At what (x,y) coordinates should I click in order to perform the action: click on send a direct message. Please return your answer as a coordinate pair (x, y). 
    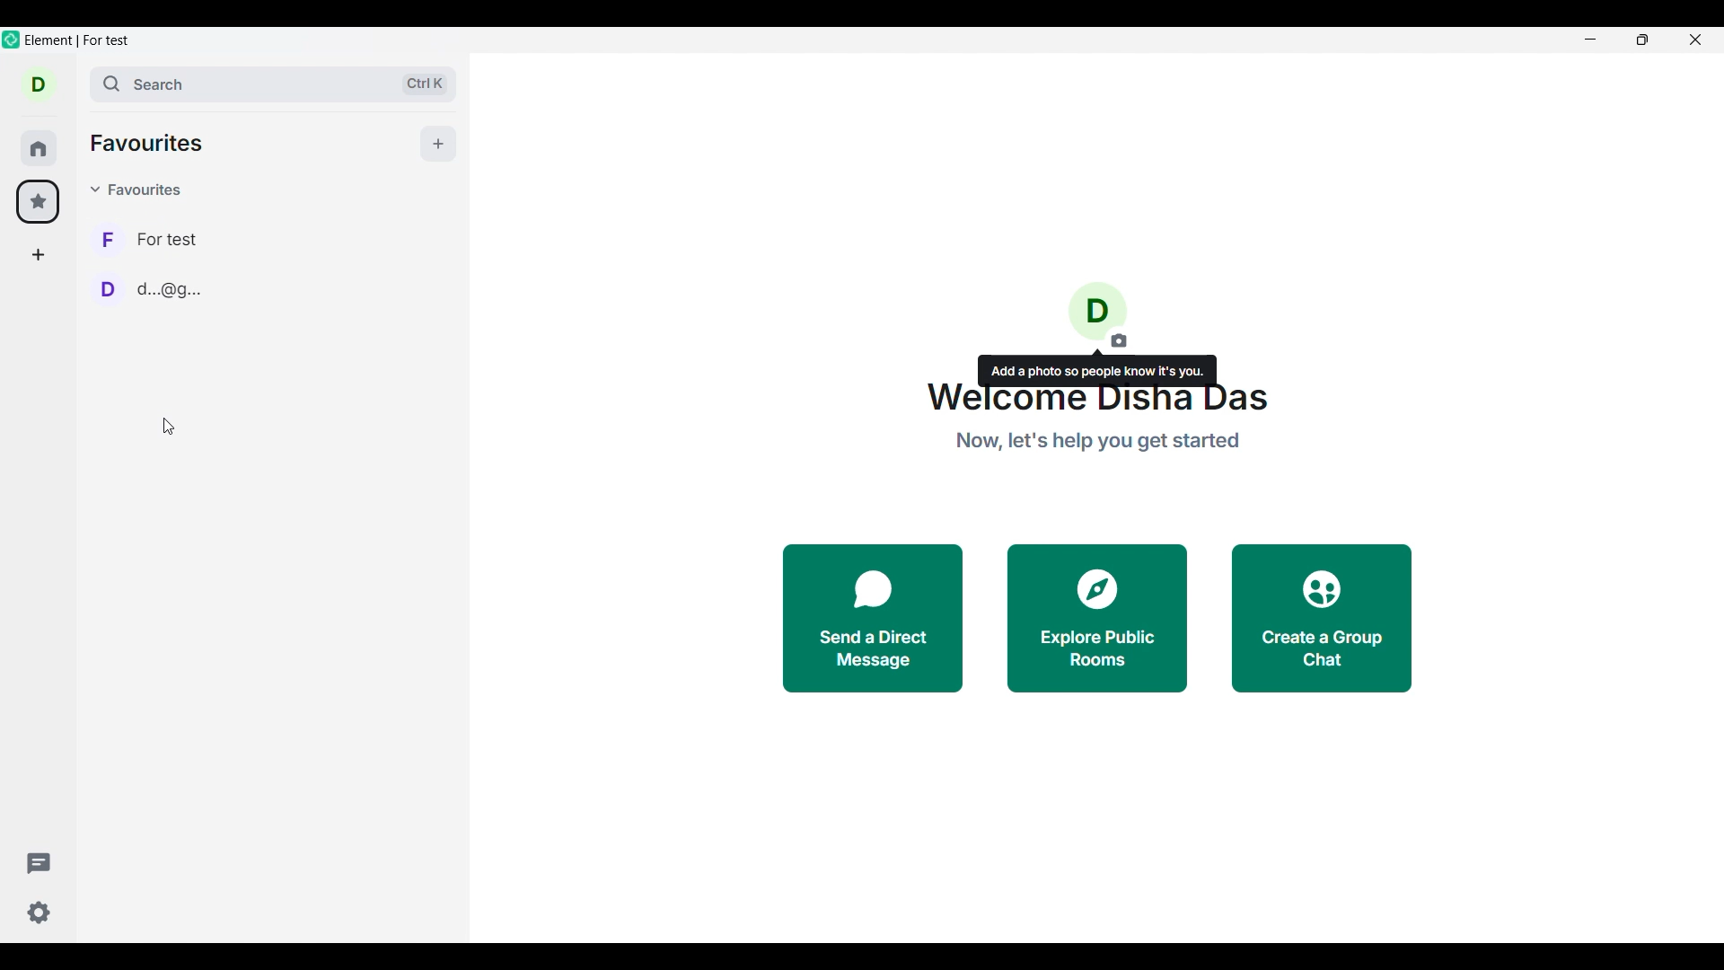
    Looking at the image, I should click on (858, 621).